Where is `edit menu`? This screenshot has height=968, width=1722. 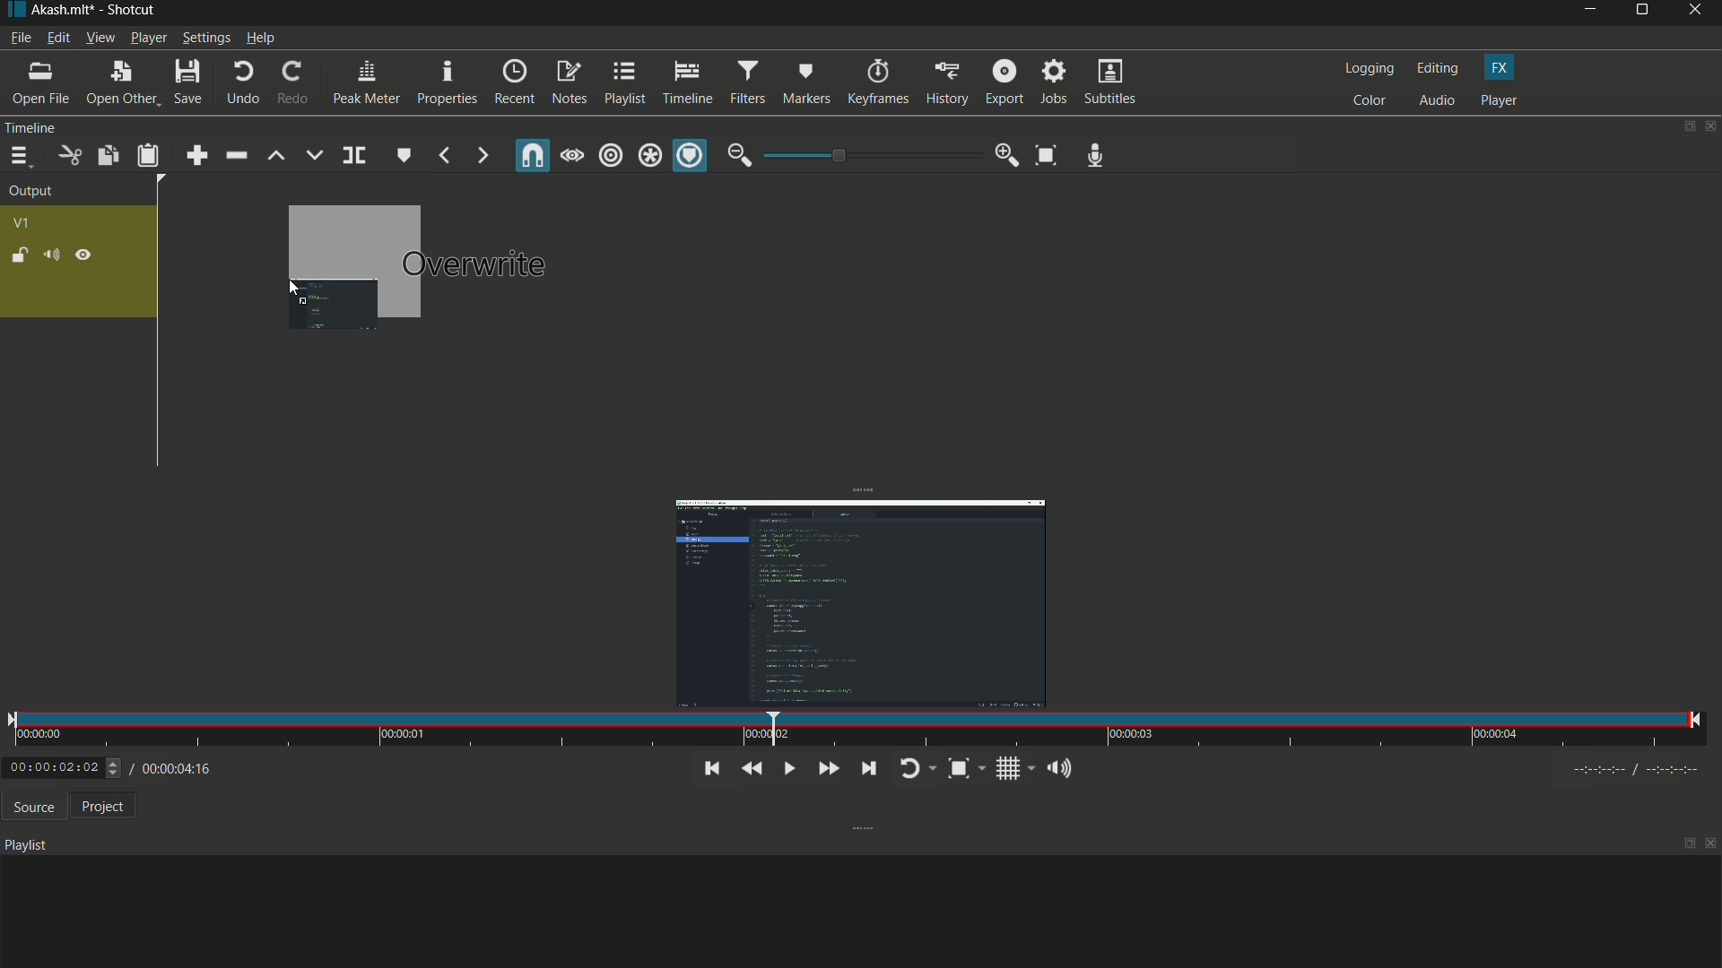 edit menu is located at coordinates (57, 39).